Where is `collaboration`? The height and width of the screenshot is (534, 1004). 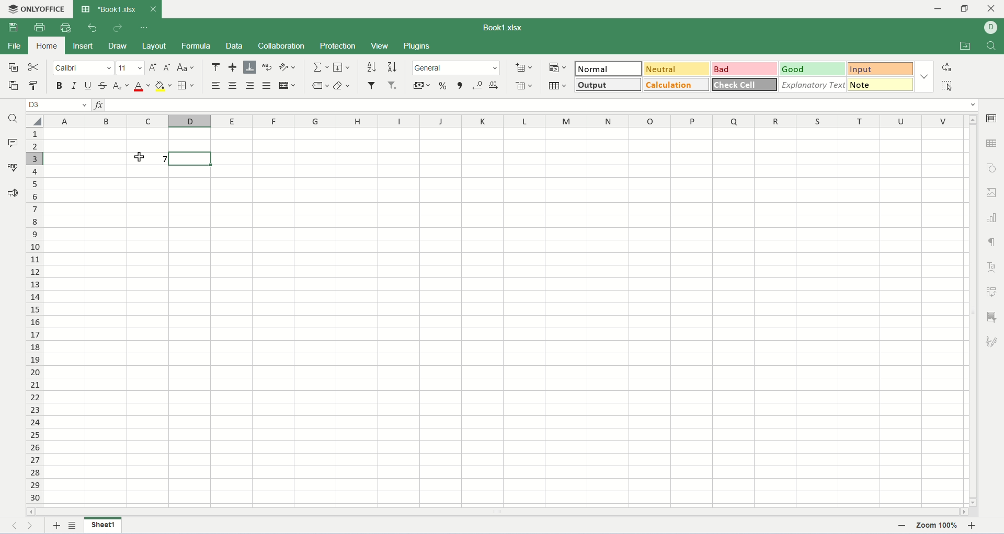
collaboration is located at coordinates (282, 45).